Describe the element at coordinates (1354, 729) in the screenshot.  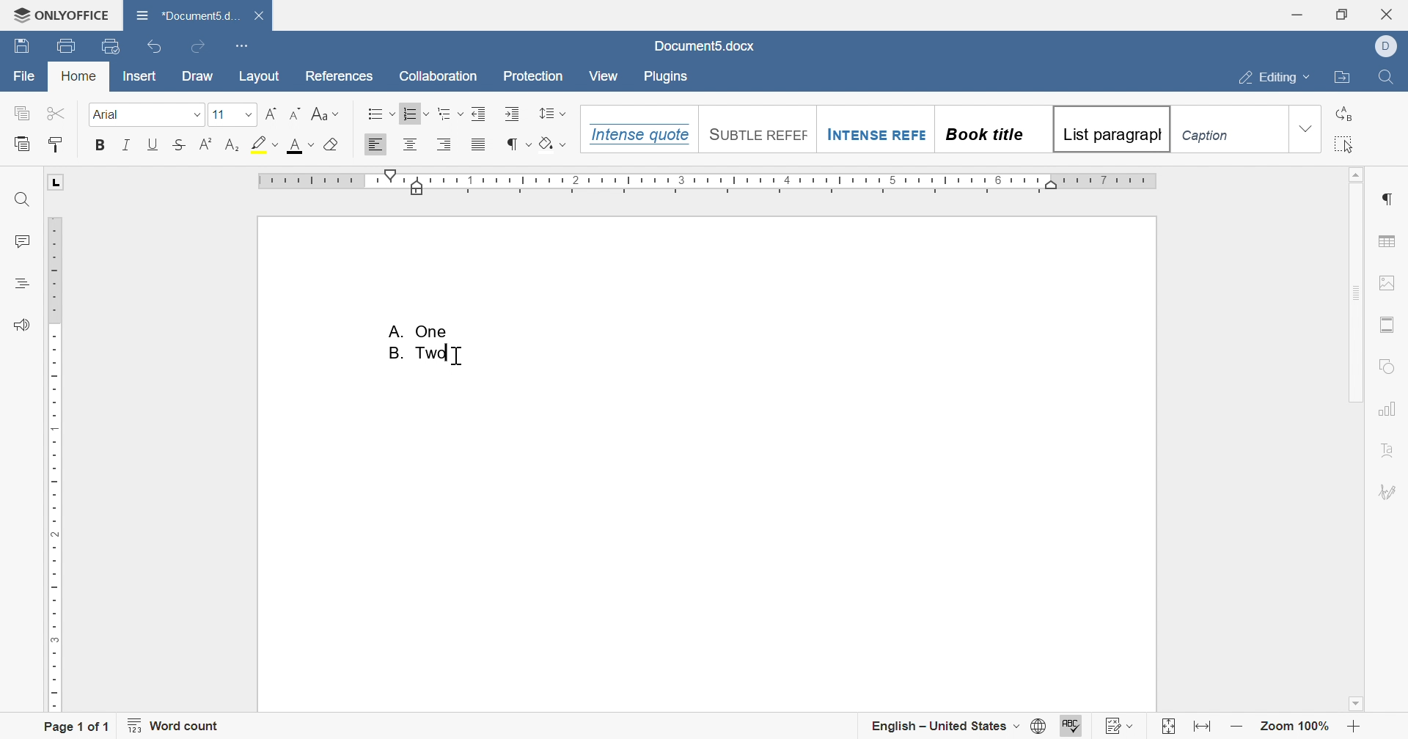
I see `zoom in` at that location.